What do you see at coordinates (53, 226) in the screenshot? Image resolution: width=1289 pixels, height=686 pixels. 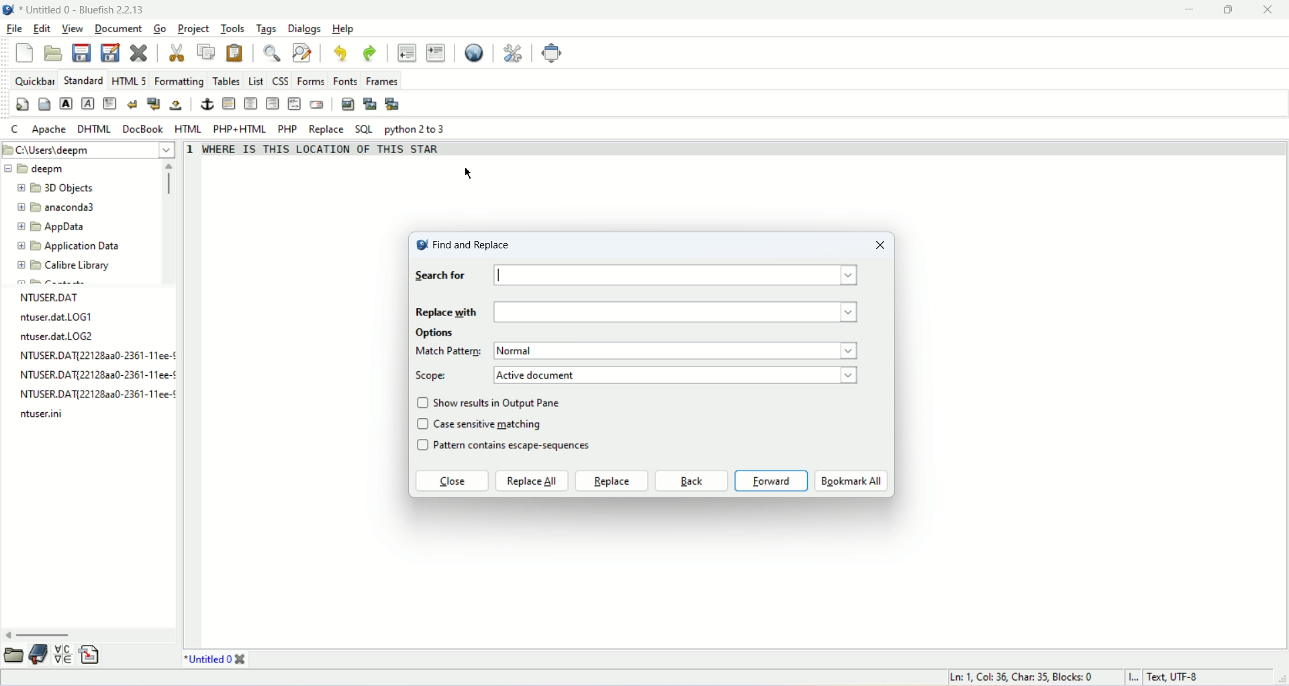 I see `AppData` at bounding box center [53, 226].